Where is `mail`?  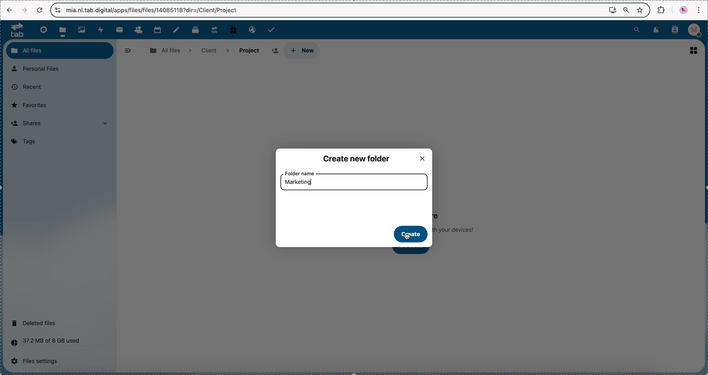
mail is located at coordinates (119, 29).